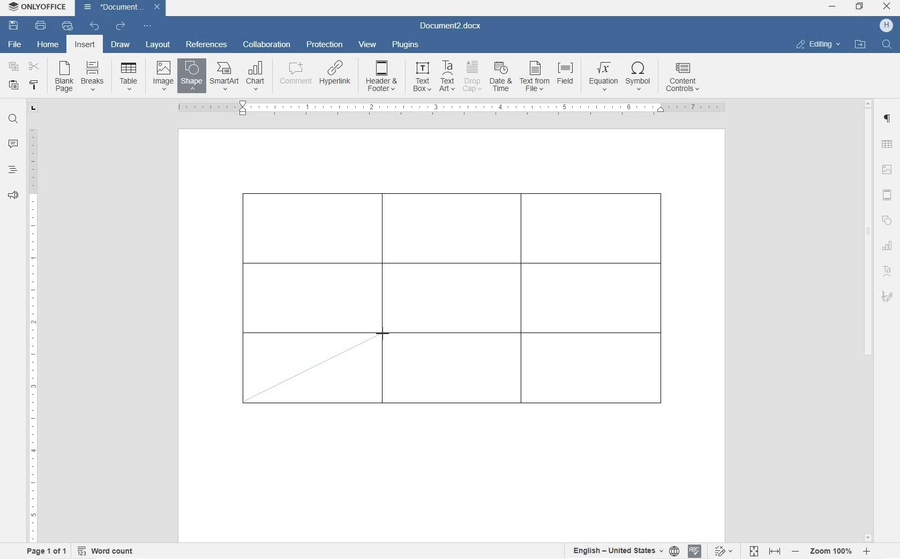 The image size is (900, 559). Describe the element at coordinates (121, 27) in the screenshot. I see `redo` at that location.